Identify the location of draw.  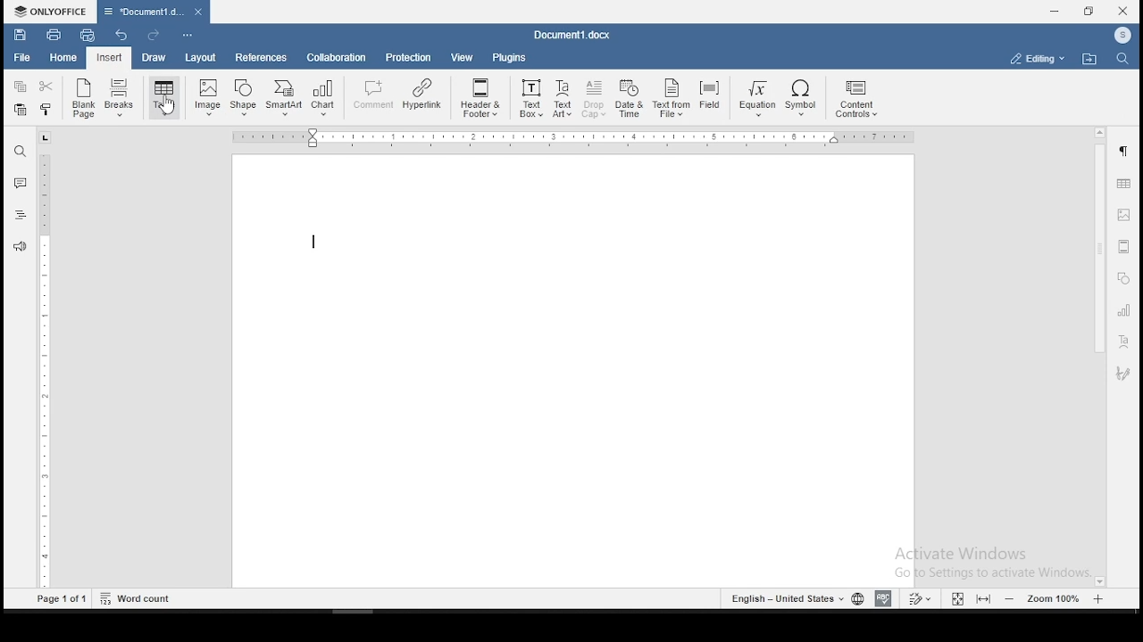
(154, 59).